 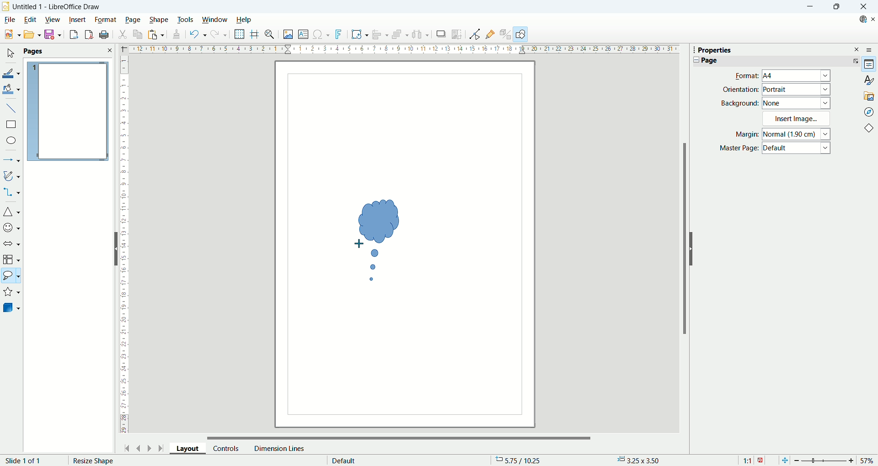 I want to click on toggle extrusion, so click(x=506, y=35).